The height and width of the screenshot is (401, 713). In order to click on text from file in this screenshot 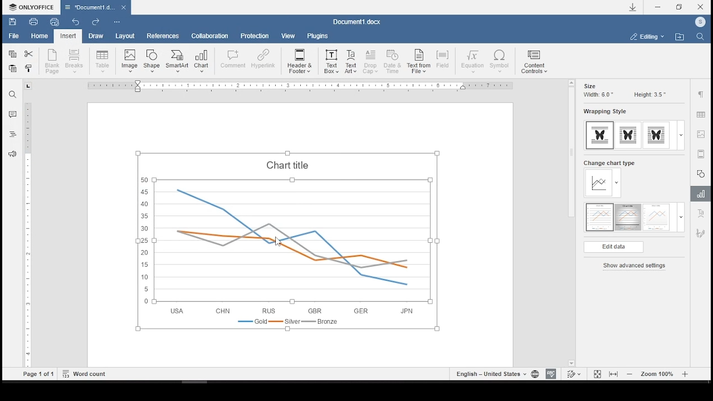, I will do `click(418, 62)`.